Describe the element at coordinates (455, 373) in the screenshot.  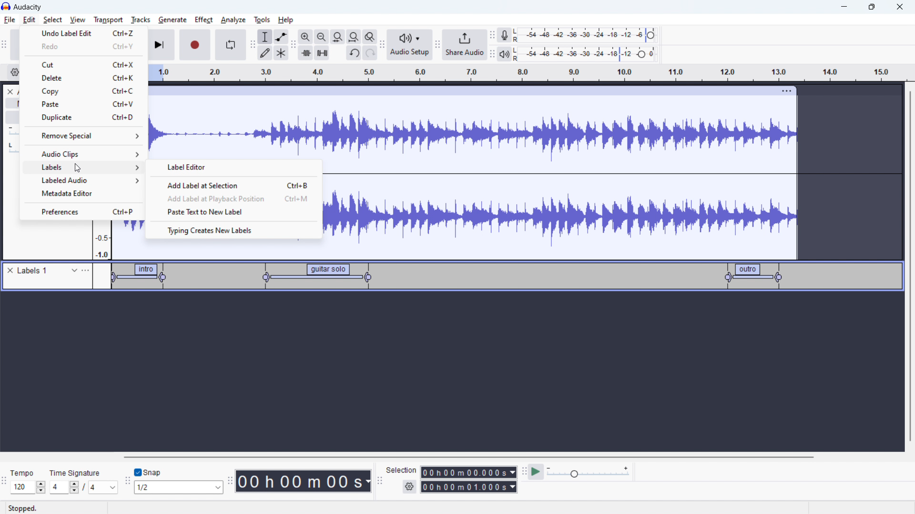
I see `timeline` at that location.